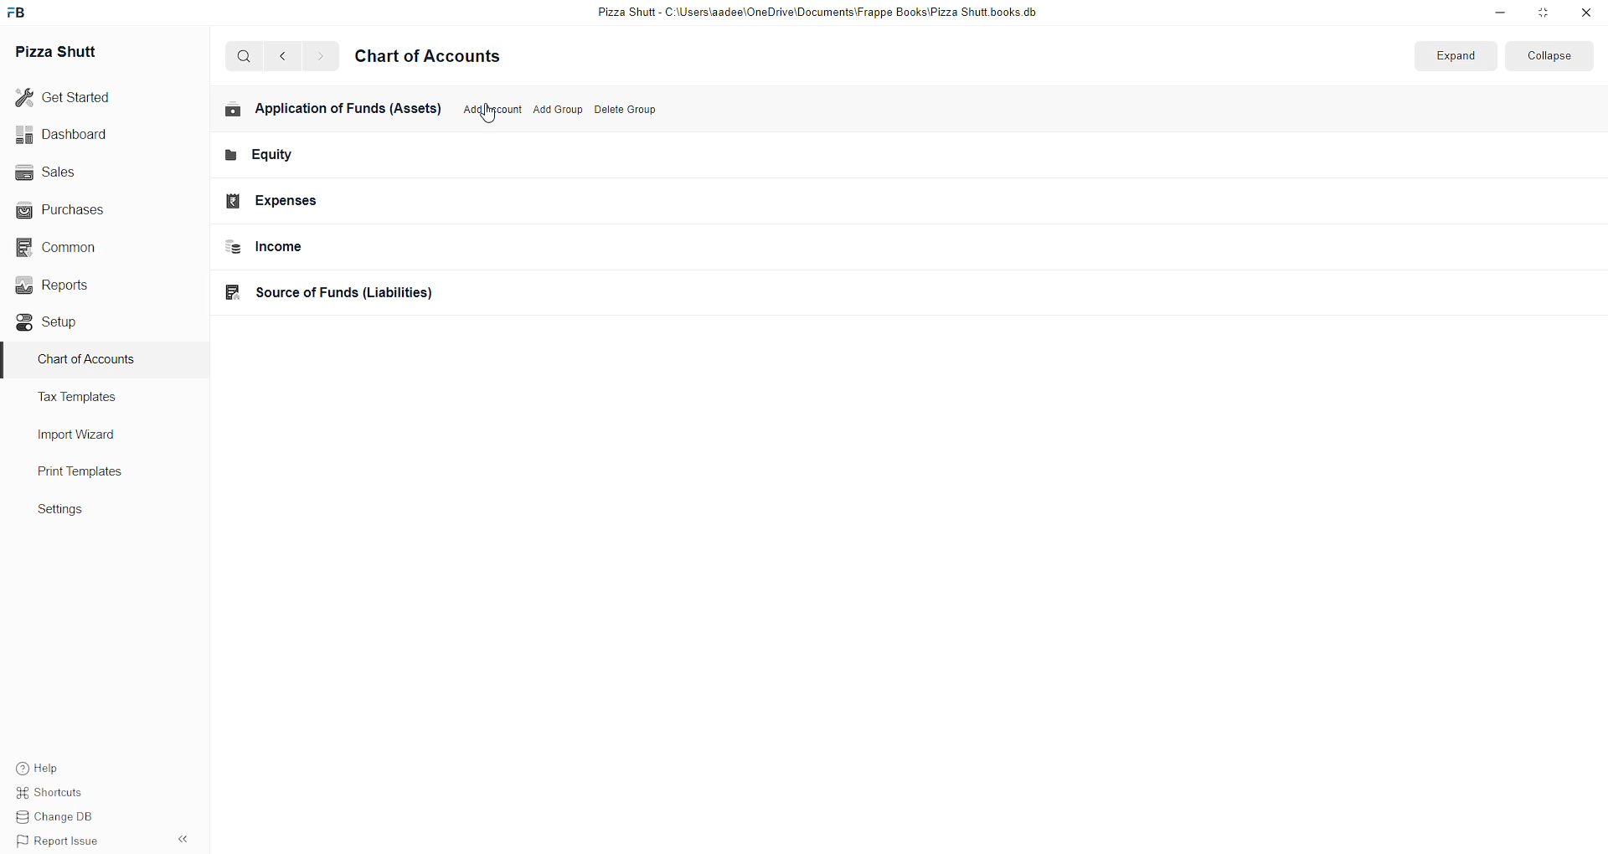 This screenshot has width=1608, height=854. I want to click on Equity , so click(340, 157).